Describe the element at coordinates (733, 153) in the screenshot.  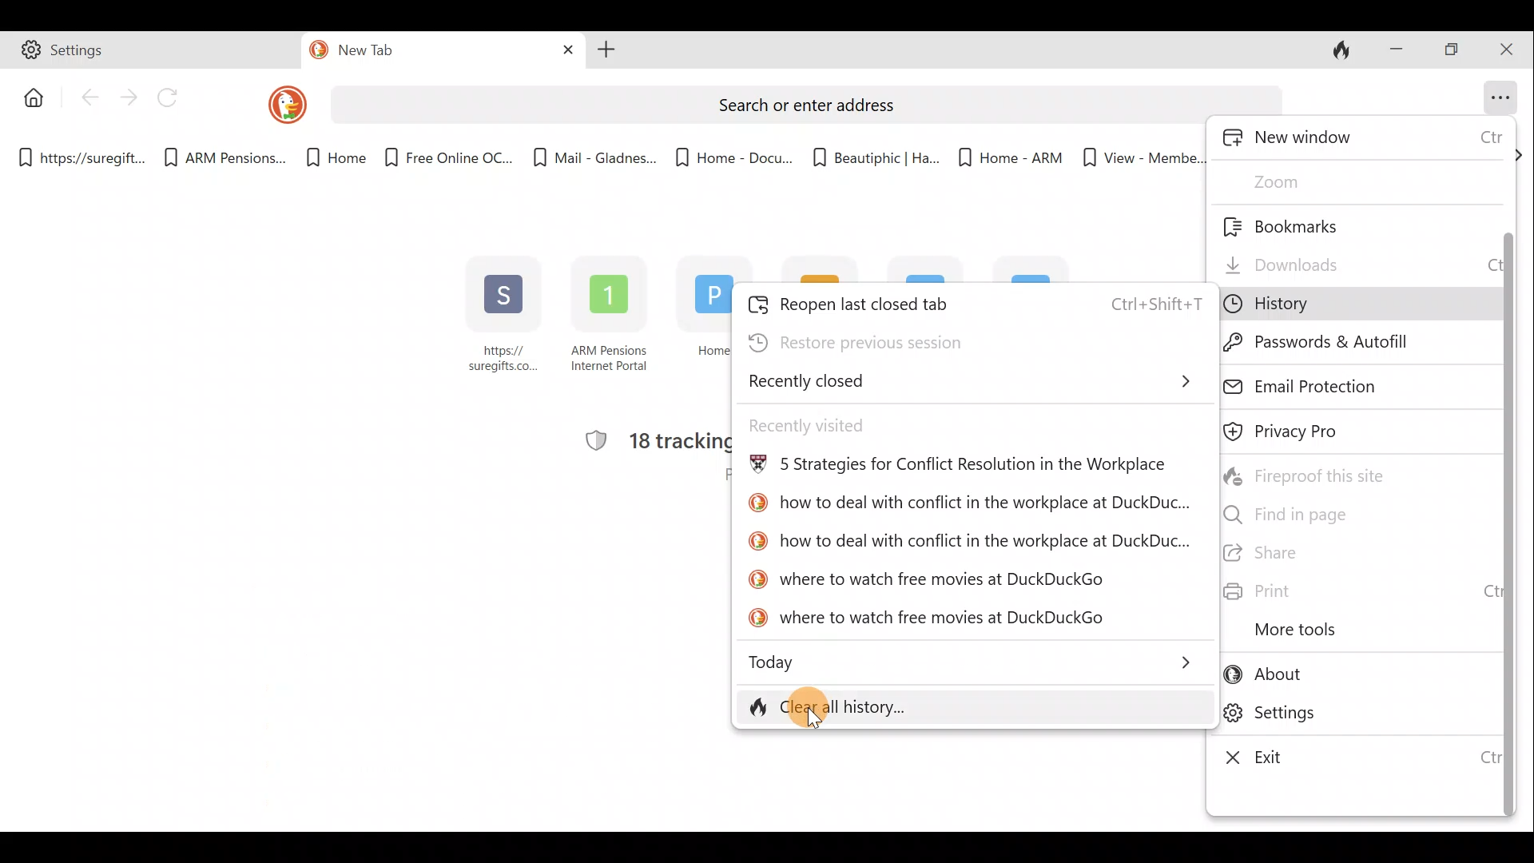
I see `Home - Docu...` at that location.